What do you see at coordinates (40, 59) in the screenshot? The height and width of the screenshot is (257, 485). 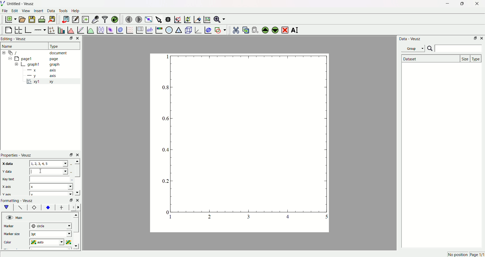 I see `pagel1 page` at bounding box center [40, 59].